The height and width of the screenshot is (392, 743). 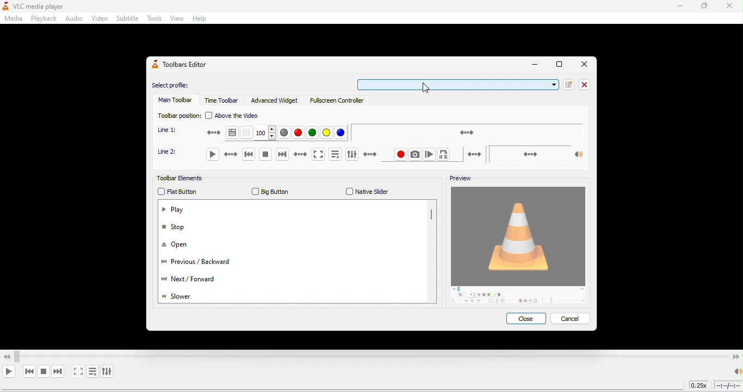 I want to click on synchronization settings, so click(x=467, y=131).